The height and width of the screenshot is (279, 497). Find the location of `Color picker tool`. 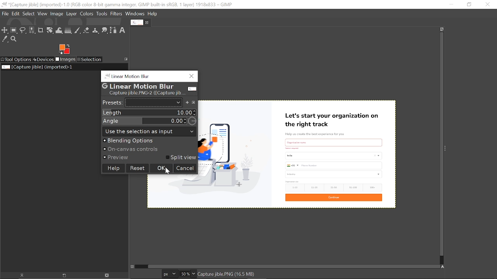

Color picker tool is located at coordinates (5, 40).